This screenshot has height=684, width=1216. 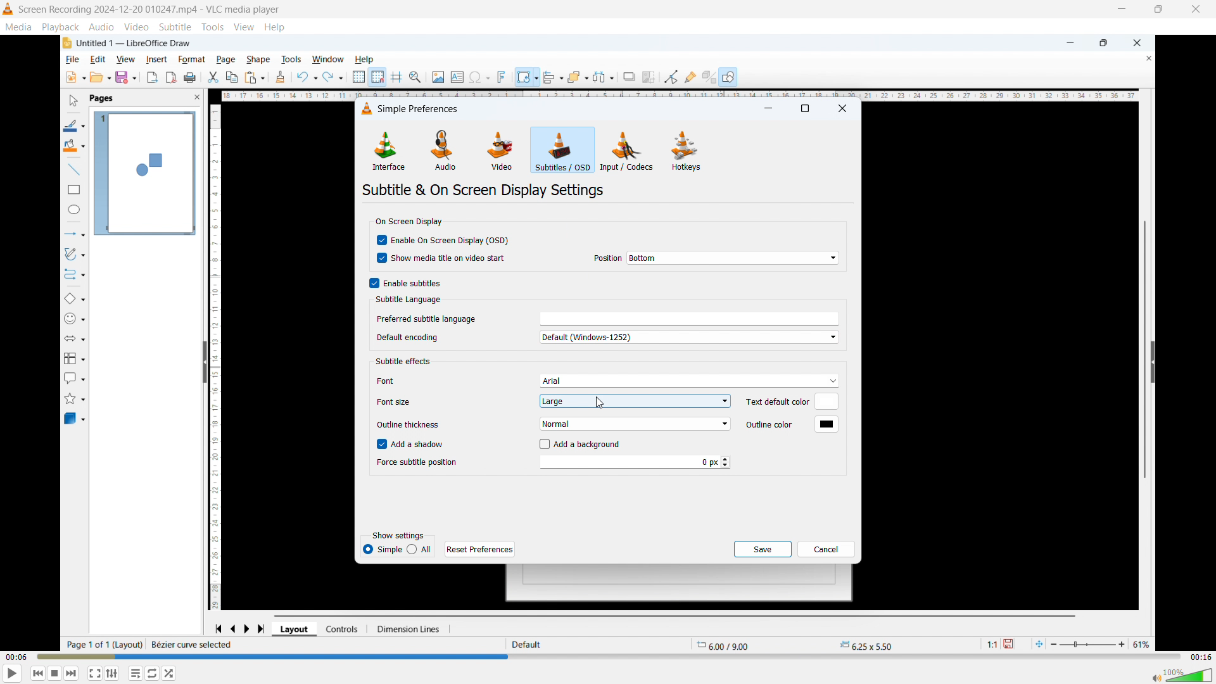 I want to click on cancel, so click(x=826, y=549).